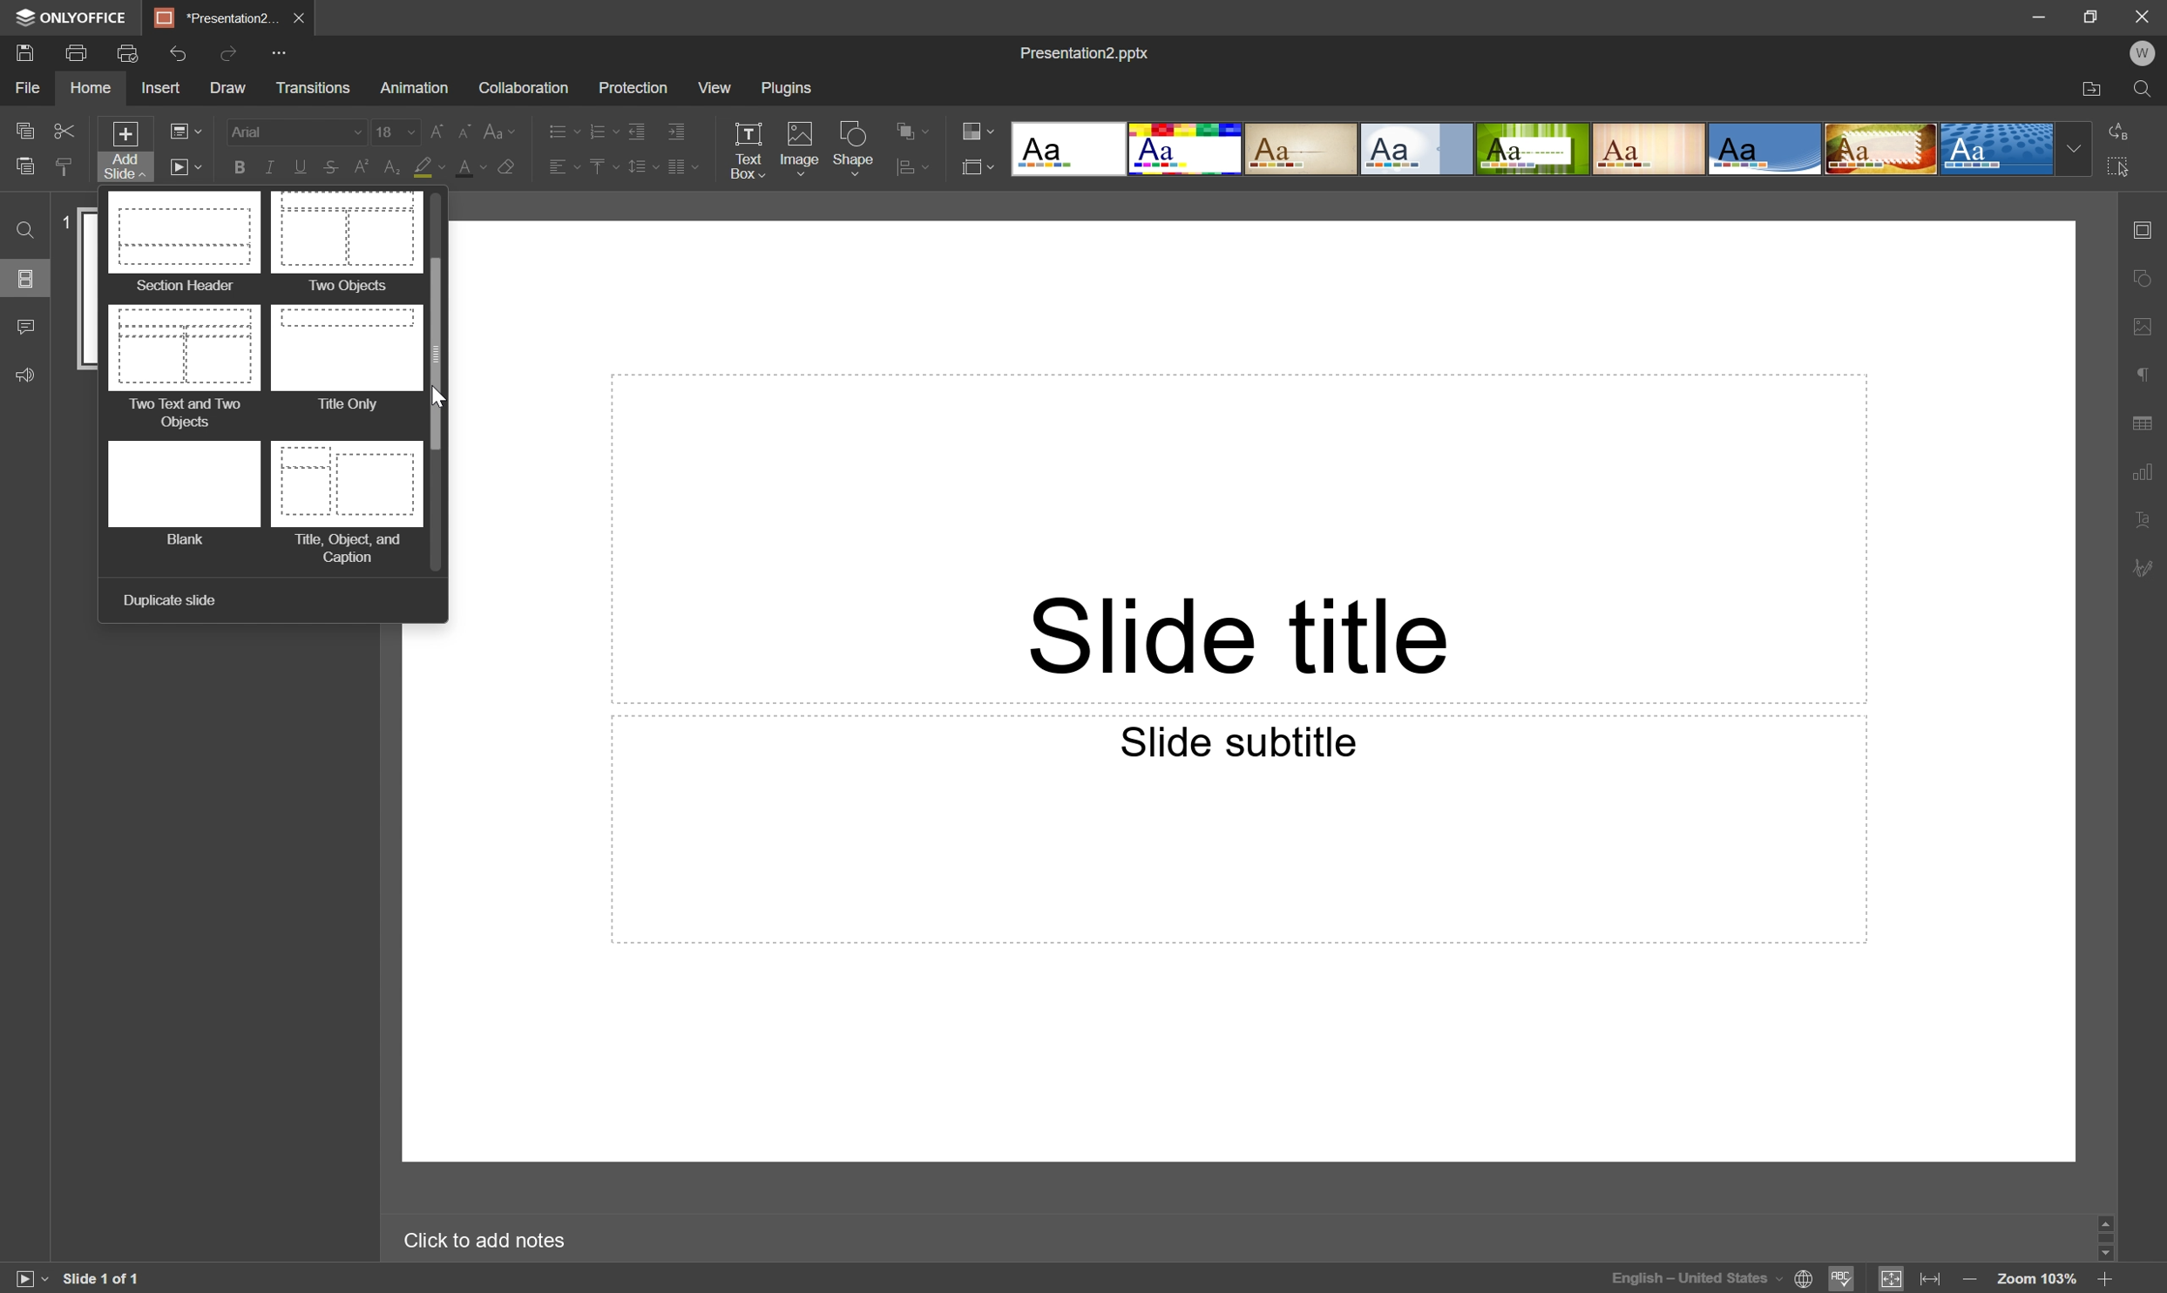 This screenshot has height=1293, width=2167. What do you see at coordinates (2094, 89) in the screenshot?
I see `Open file location` at bounding box center [2094, 89].